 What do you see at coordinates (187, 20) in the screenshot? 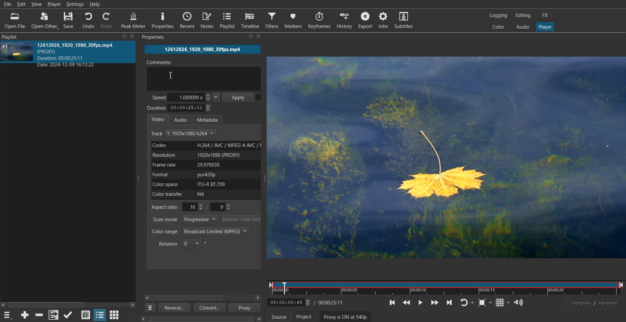
I see `Recent` at bounding box center [187, 20].